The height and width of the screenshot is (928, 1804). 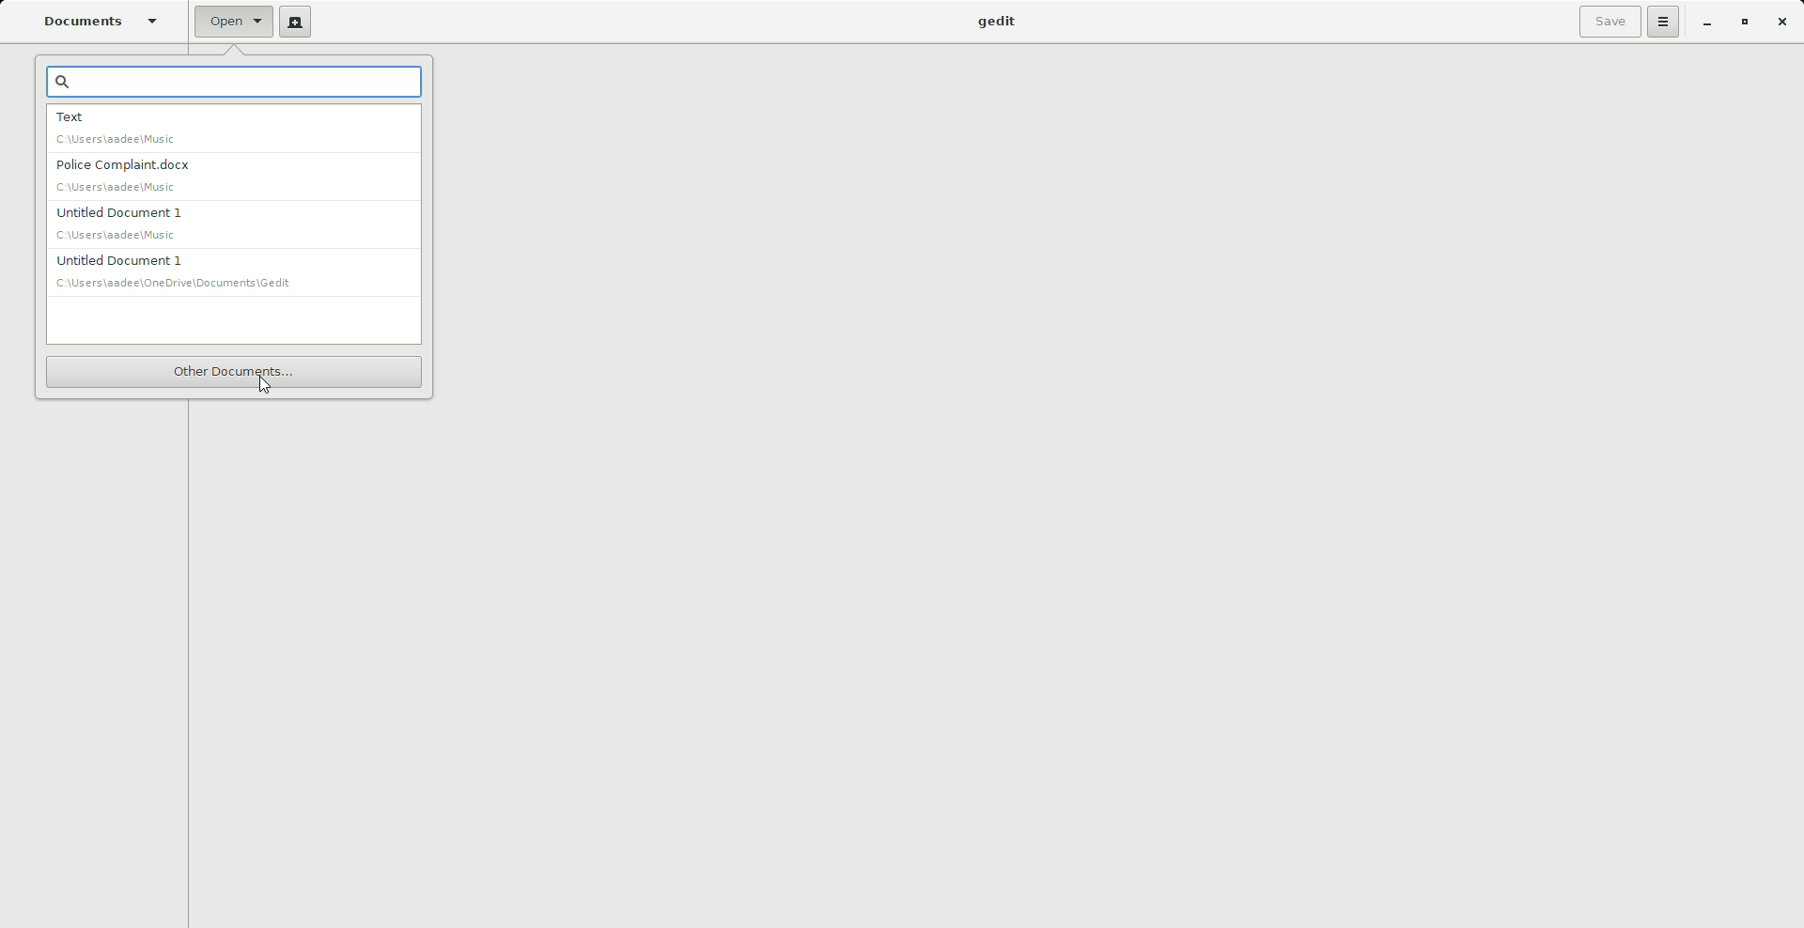 I want to click on Close, so click(x=1782, y=23).